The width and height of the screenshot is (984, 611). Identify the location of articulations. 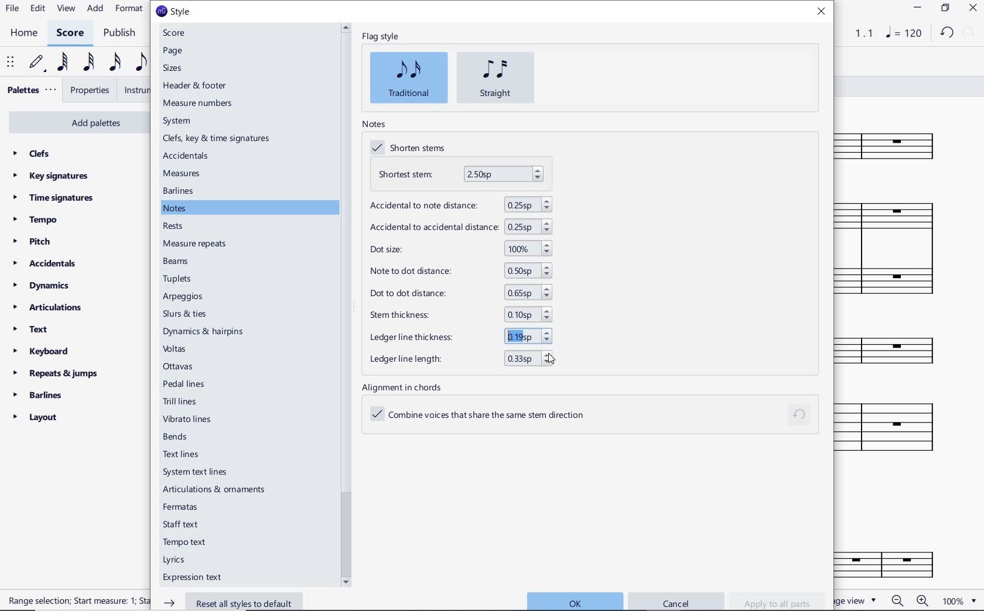
(47, 308).